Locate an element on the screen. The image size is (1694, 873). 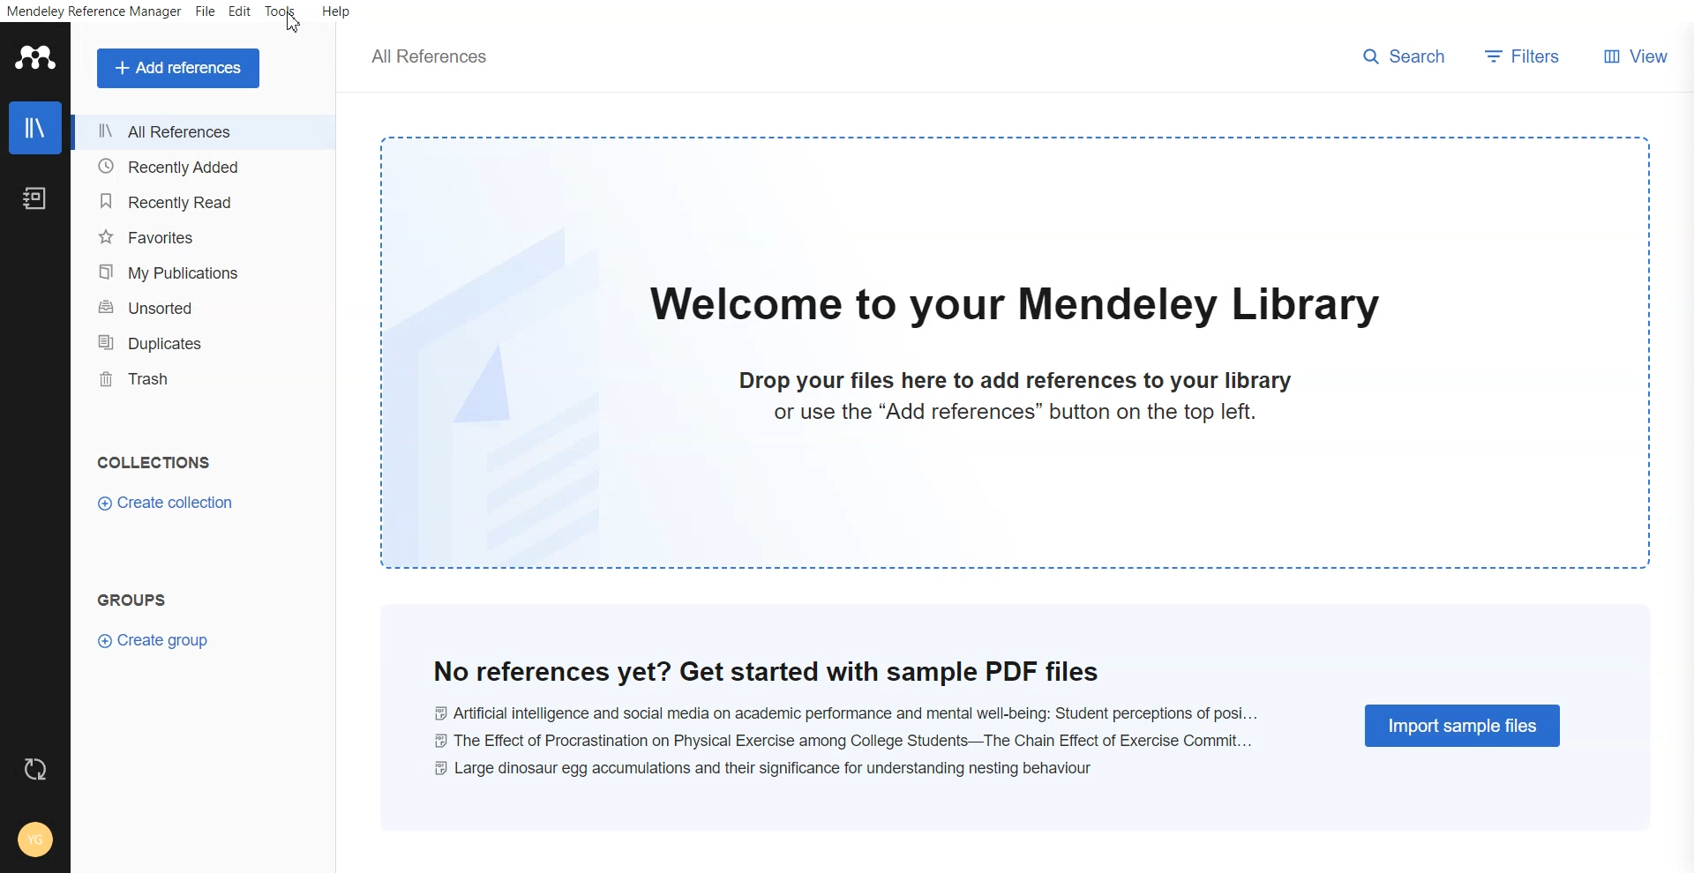
Library icon is located at coordinates (35, 127).